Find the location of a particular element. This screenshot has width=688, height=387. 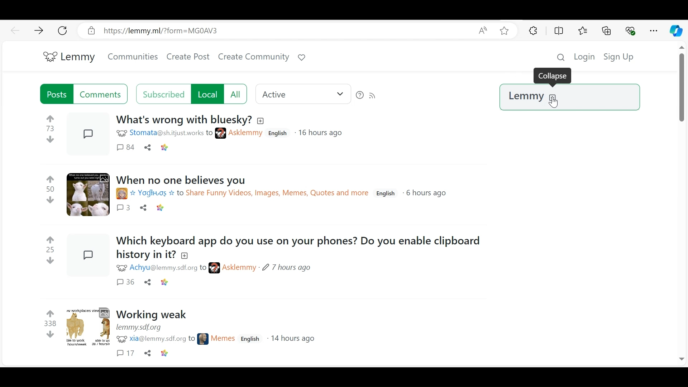

Goo back is located at coordinates (15, 30).